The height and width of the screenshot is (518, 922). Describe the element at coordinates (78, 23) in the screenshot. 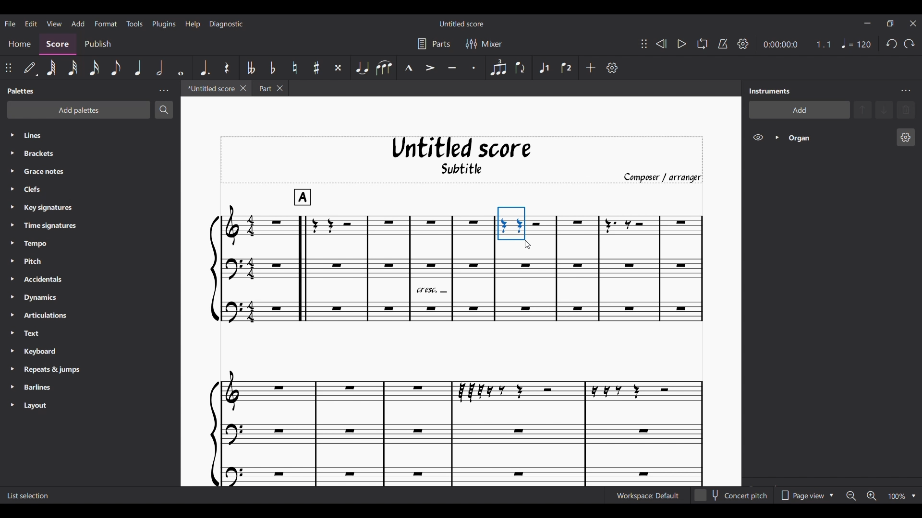

I see `Add menu` at that location.